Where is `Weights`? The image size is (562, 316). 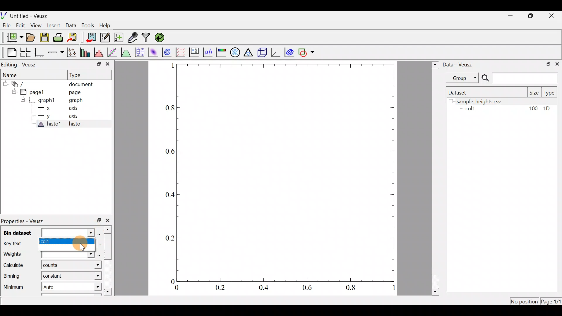 Weights is located at coordinates (46, 254).